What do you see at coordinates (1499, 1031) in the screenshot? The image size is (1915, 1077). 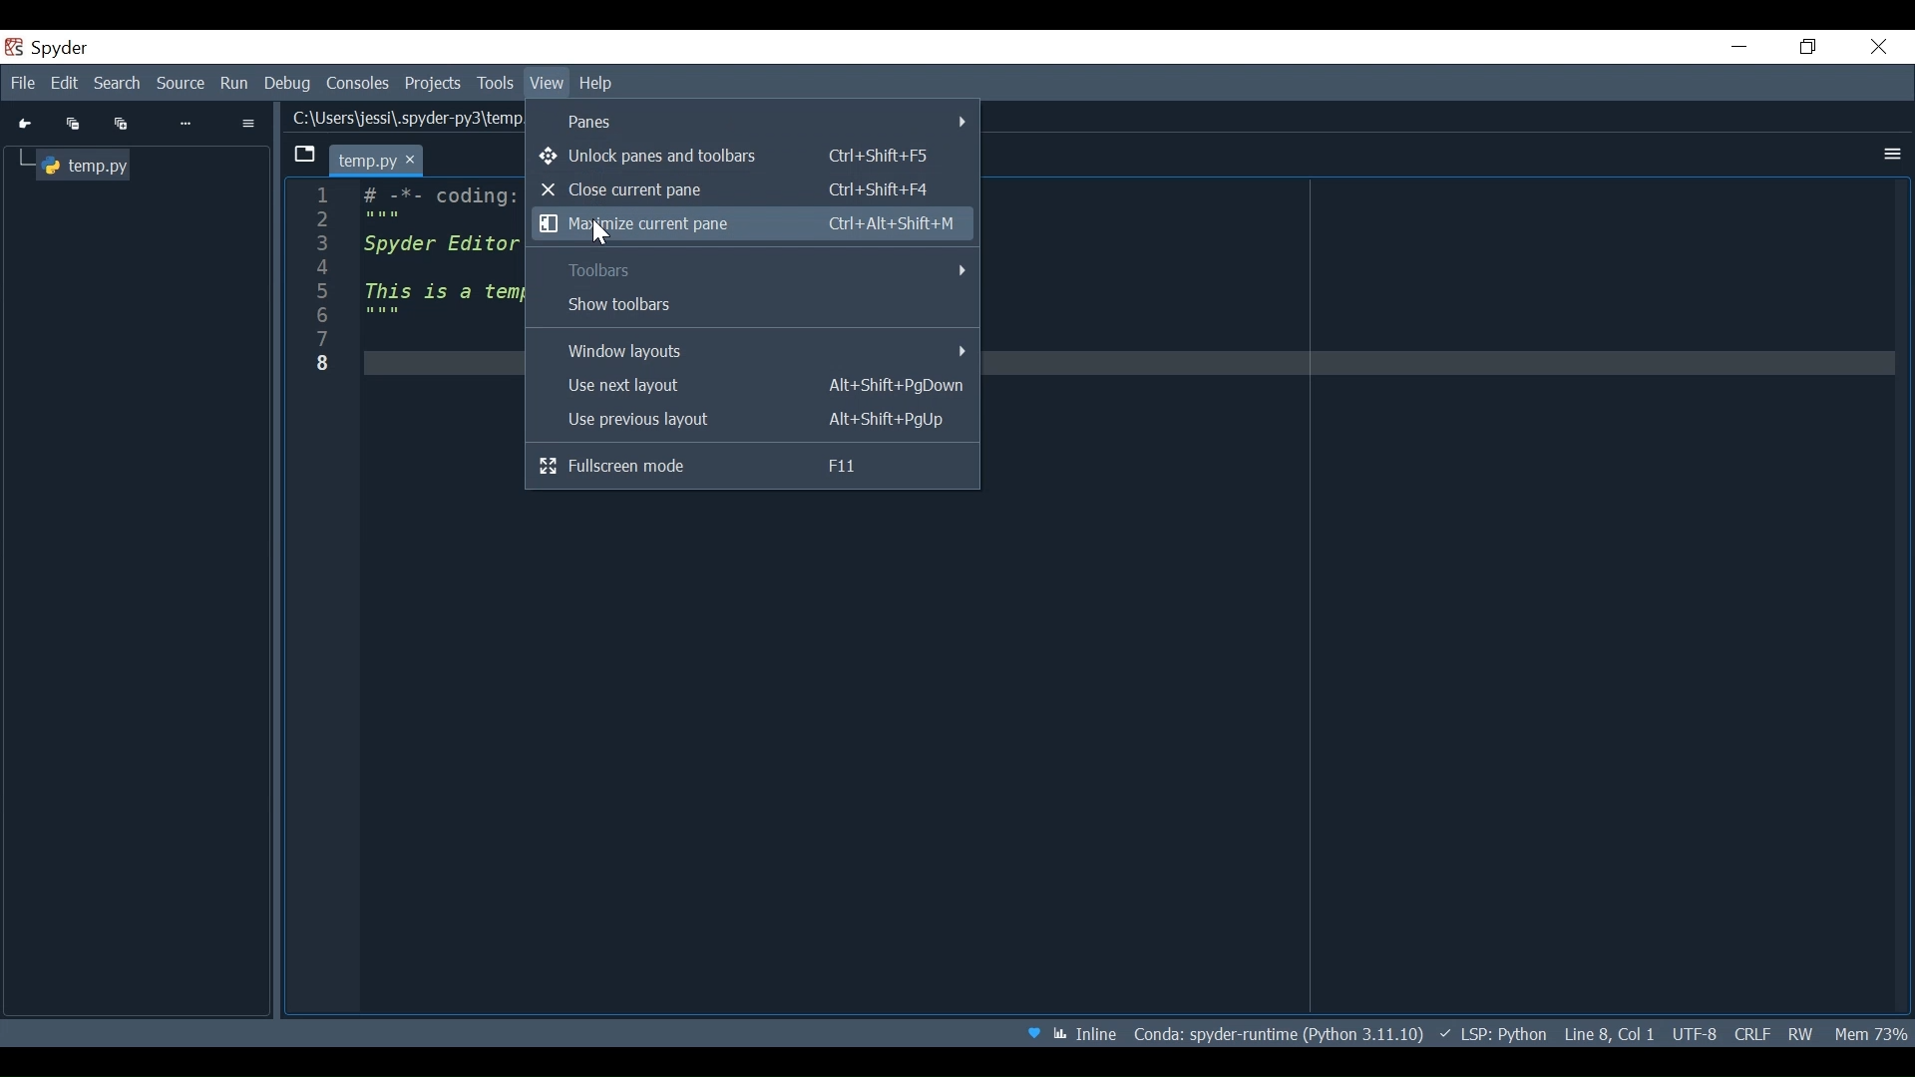 I see `~ LSP: Python` at bounding box center [1499, 1031].